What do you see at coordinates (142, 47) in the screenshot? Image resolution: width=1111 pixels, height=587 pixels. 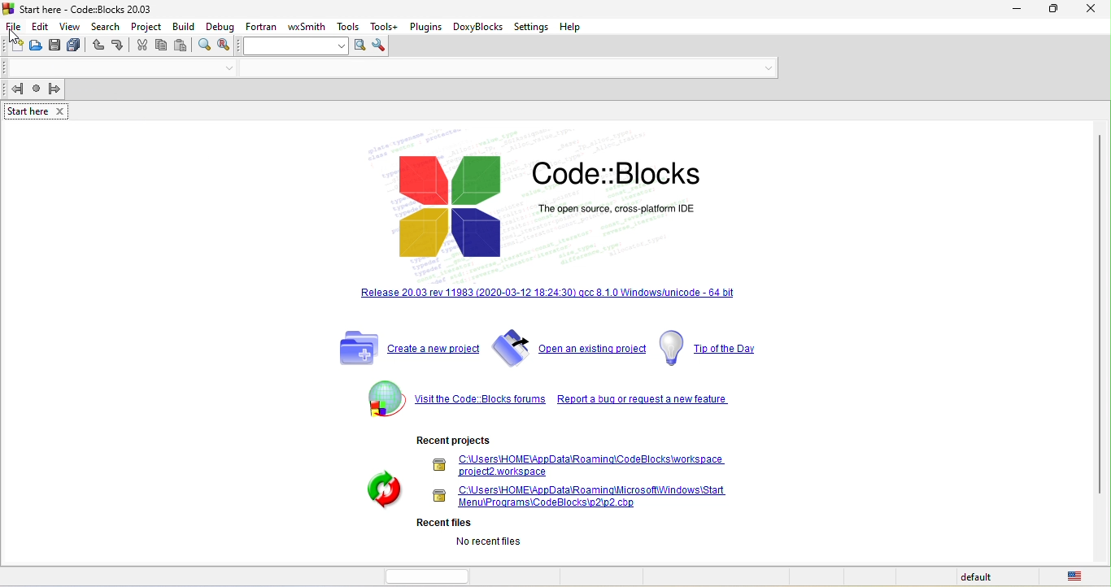 I see `cut` at bounding box center [142, 47].